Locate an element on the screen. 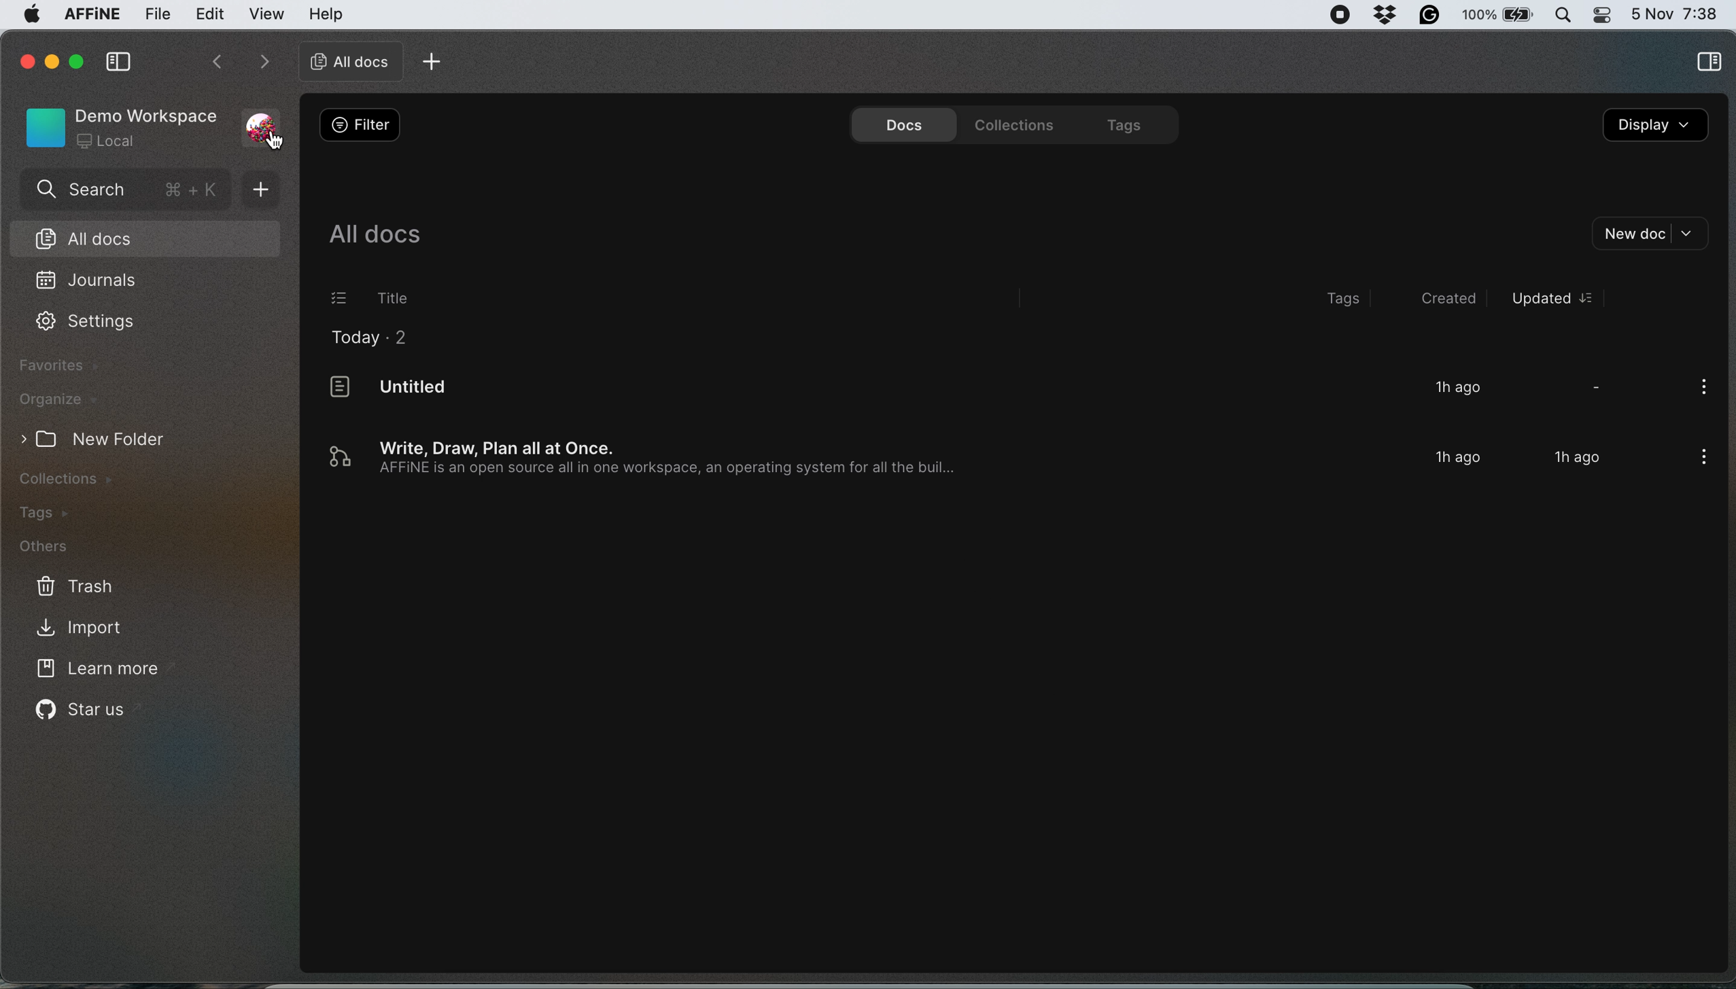  star us is located at coordinates (84, 713).